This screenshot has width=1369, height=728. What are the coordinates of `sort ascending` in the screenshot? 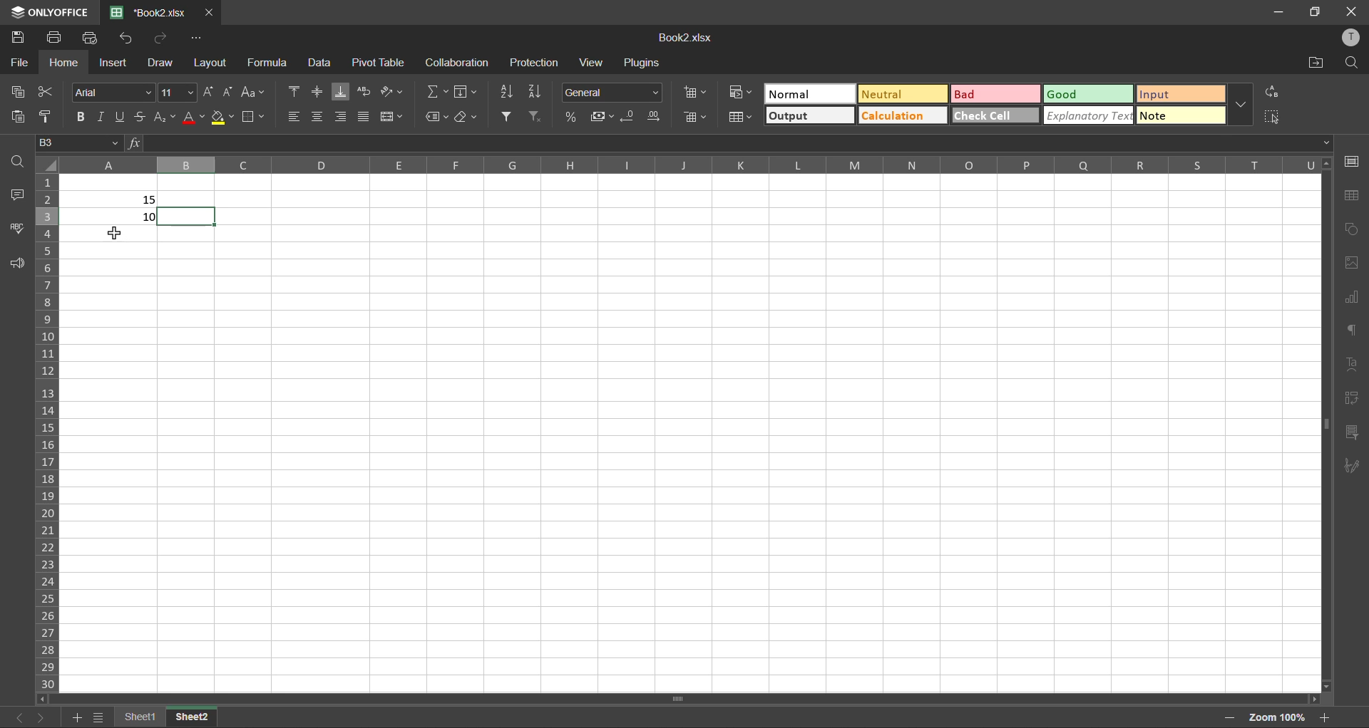 It's located at (504, 92).